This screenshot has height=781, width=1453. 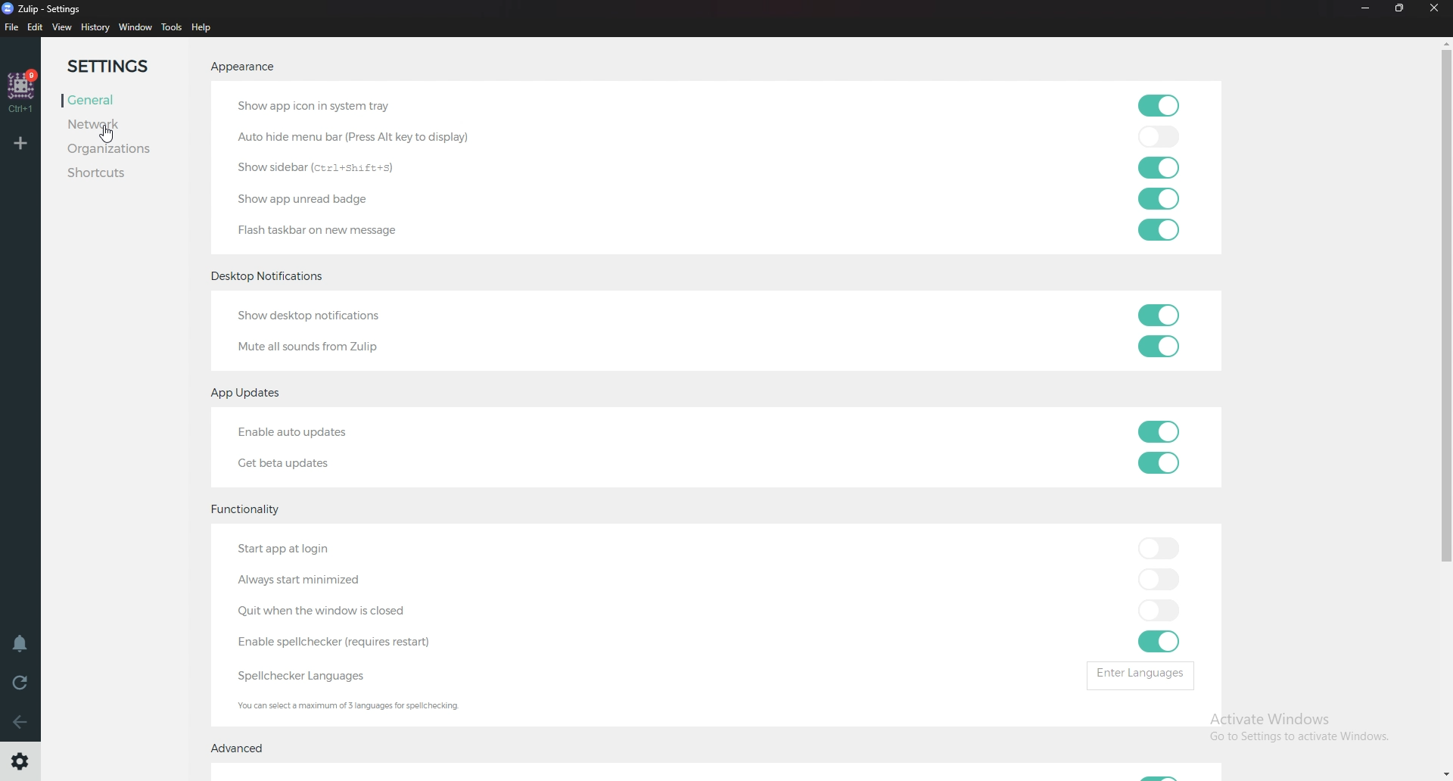 What do you see at coordinates (1366, 8) in the screenshot?
I see `Minimize` at bounding box center [1366, 8].